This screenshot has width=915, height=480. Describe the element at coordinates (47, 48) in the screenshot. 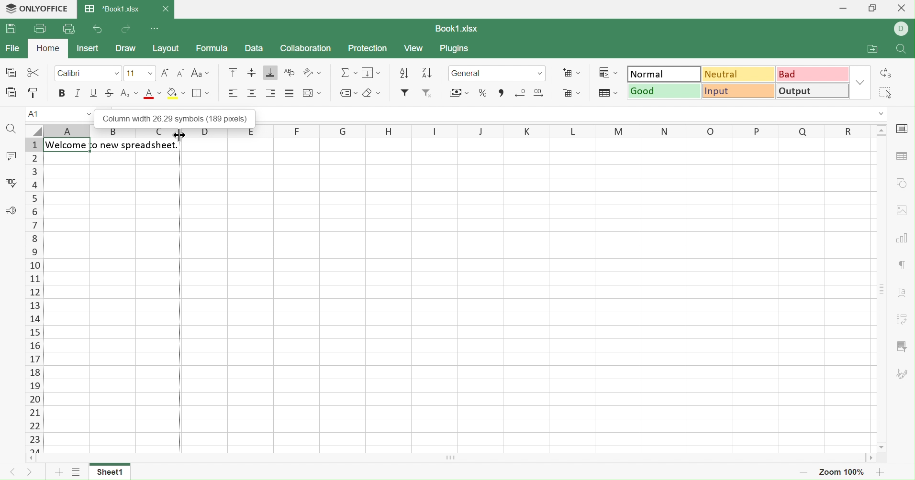

I see `Home` at that location.